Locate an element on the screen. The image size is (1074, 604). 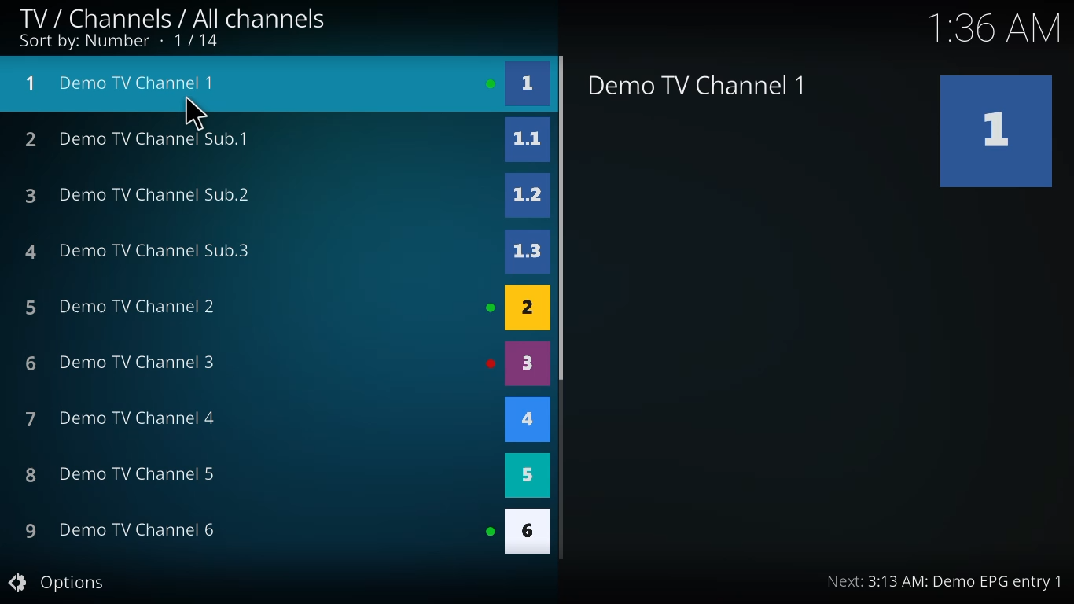
1.1 is located at coordinates (528, 138).